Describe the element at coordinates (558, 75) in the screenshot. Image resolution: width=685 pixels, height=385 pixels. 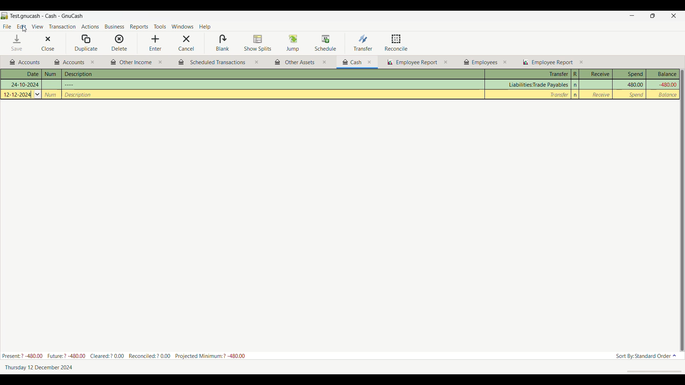
I see `Transfer column` at that location.